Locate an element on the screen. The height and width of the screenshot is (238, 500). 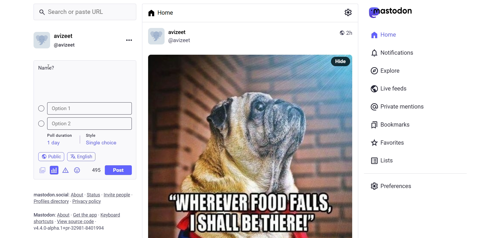
1 day is located at coordinates (53, 143).